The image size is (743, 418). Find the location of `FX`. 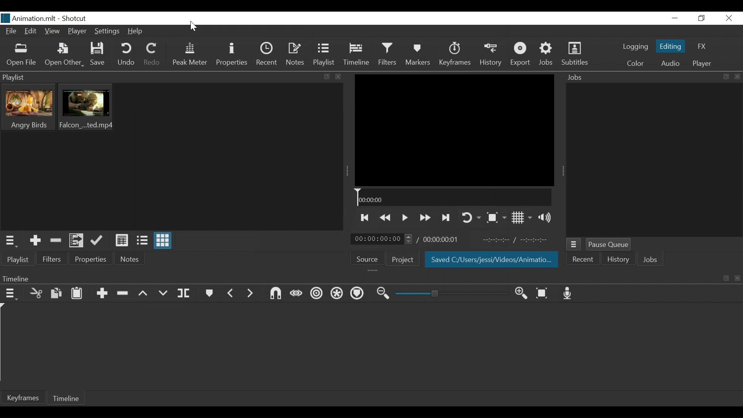

FX is located at coordinates (702, 46).